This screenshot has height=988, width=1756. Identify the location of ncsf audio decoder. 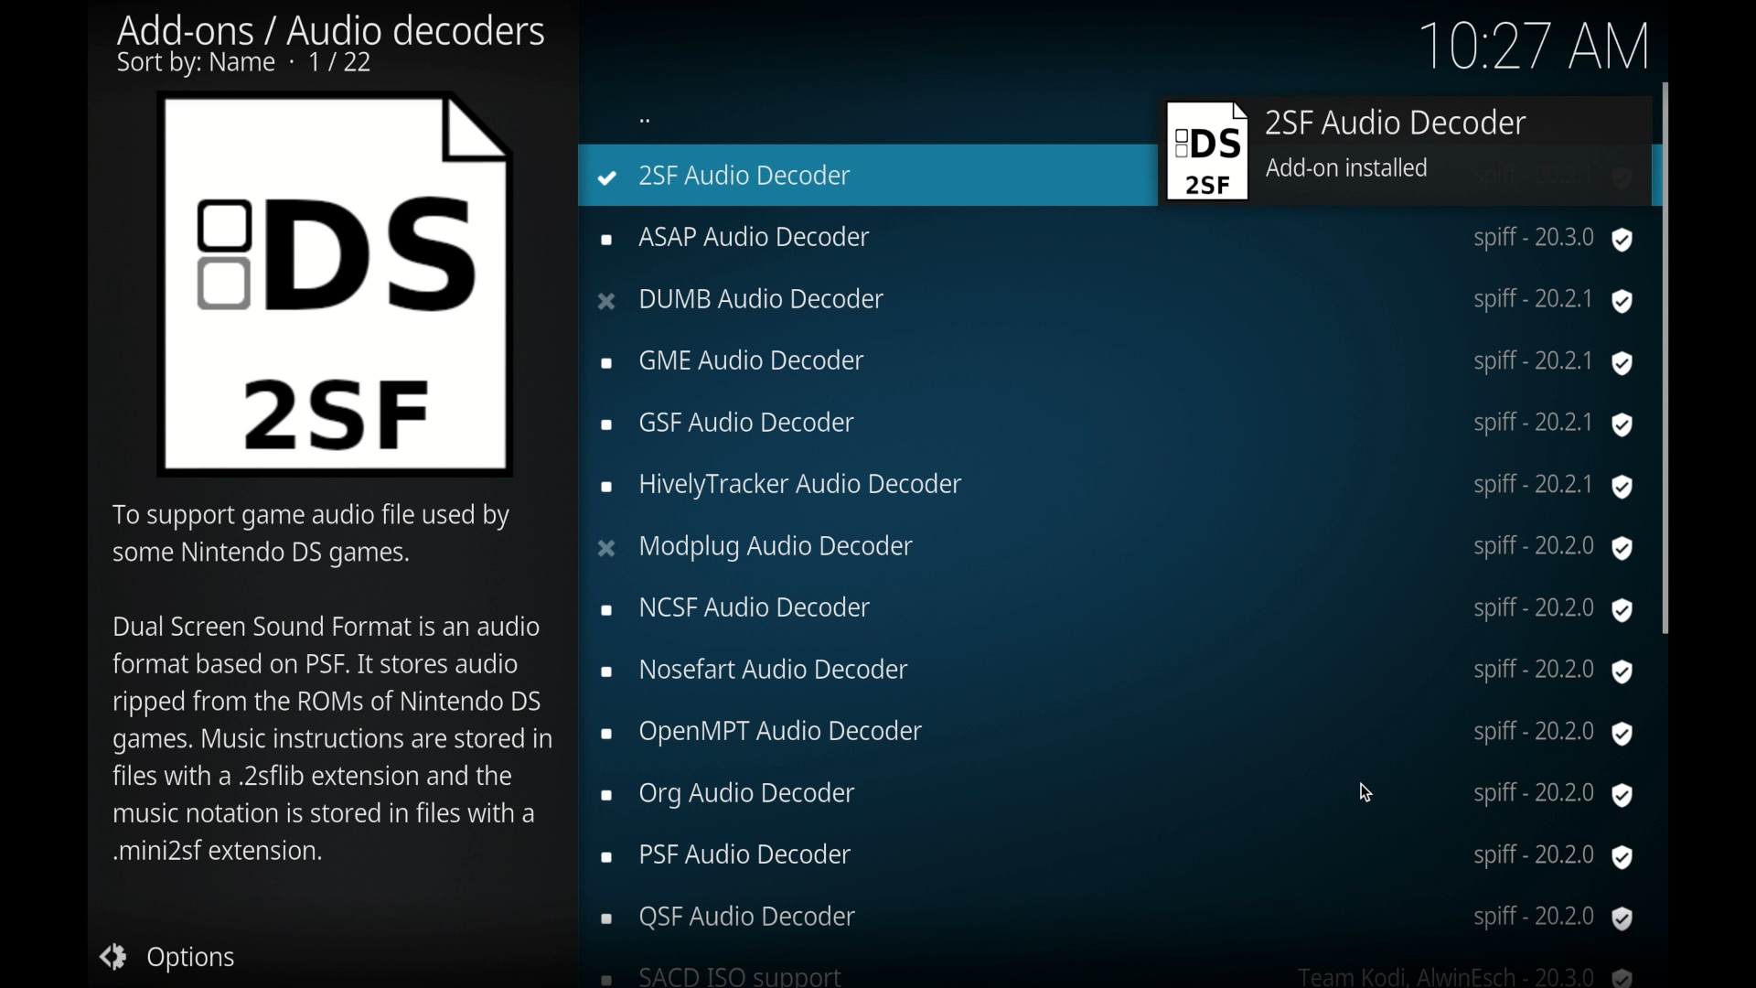
(1116, 610).